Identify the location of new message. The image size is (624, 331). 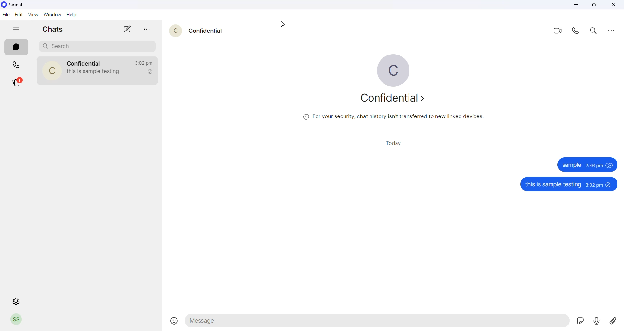
(128, 29).